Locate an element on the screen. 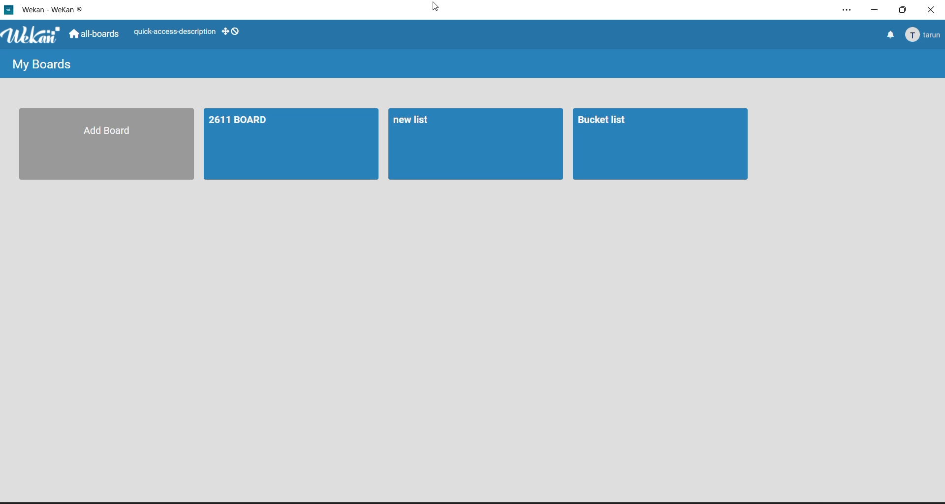  all boards is located at coordinates (96, 35).